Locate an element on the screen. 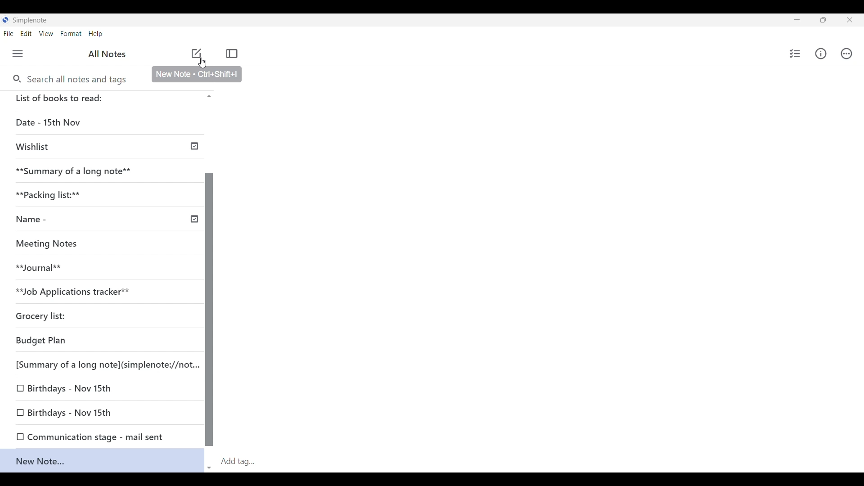 This screenshot has height=486, width=864. Info is located at coordinates (822, 54).